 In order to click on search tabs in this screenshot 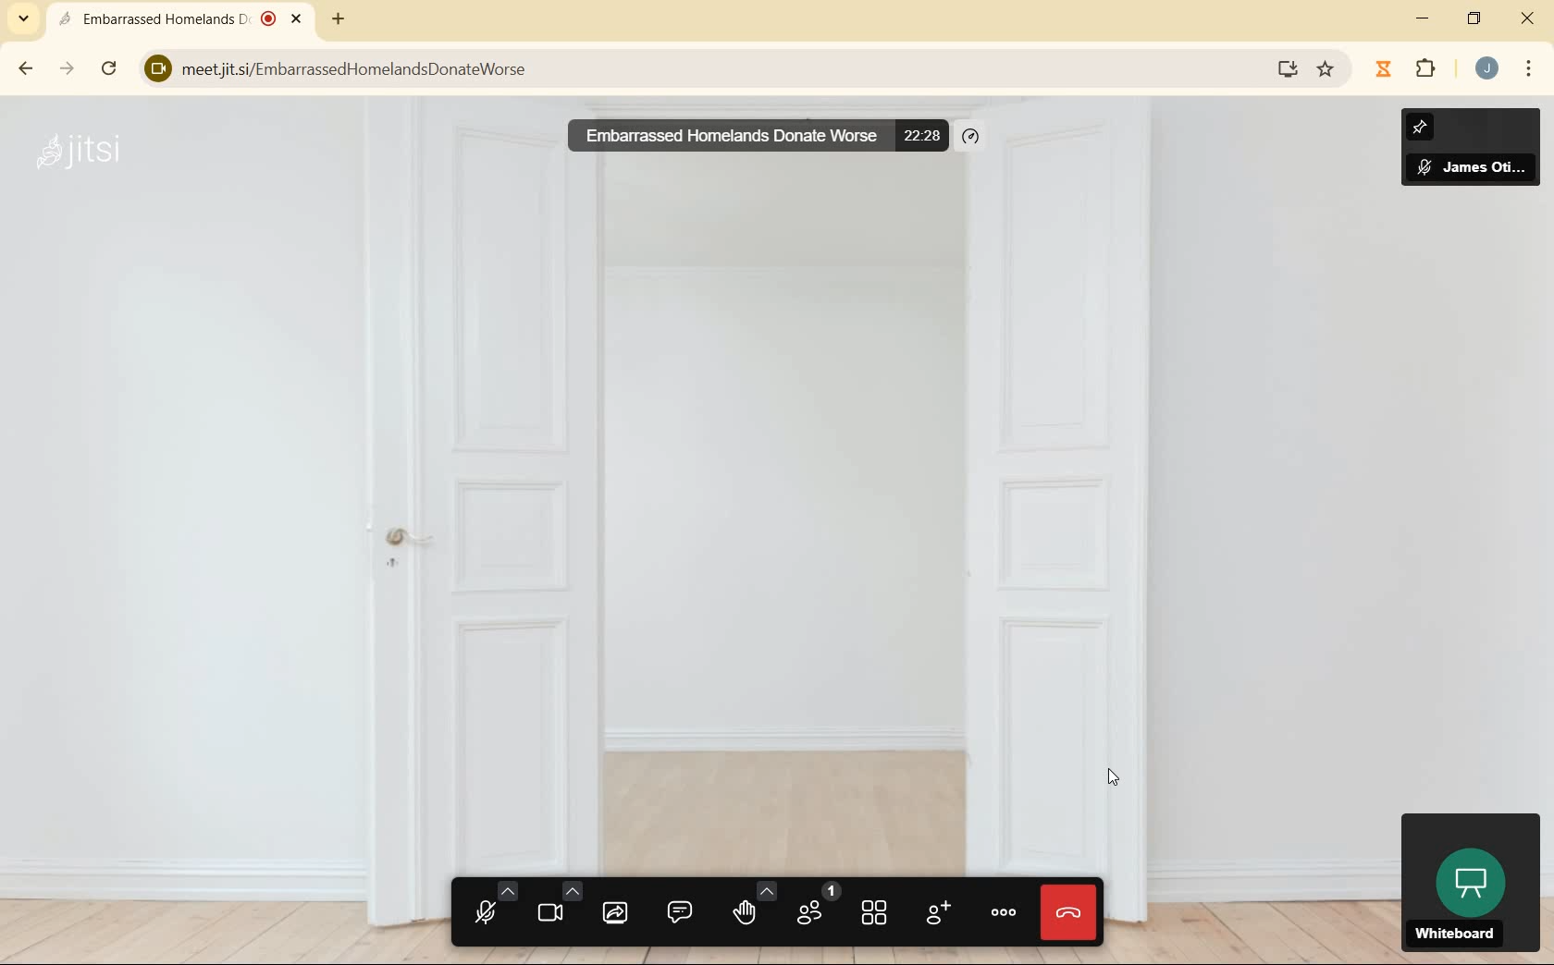, I will do `click(29, 17)`.